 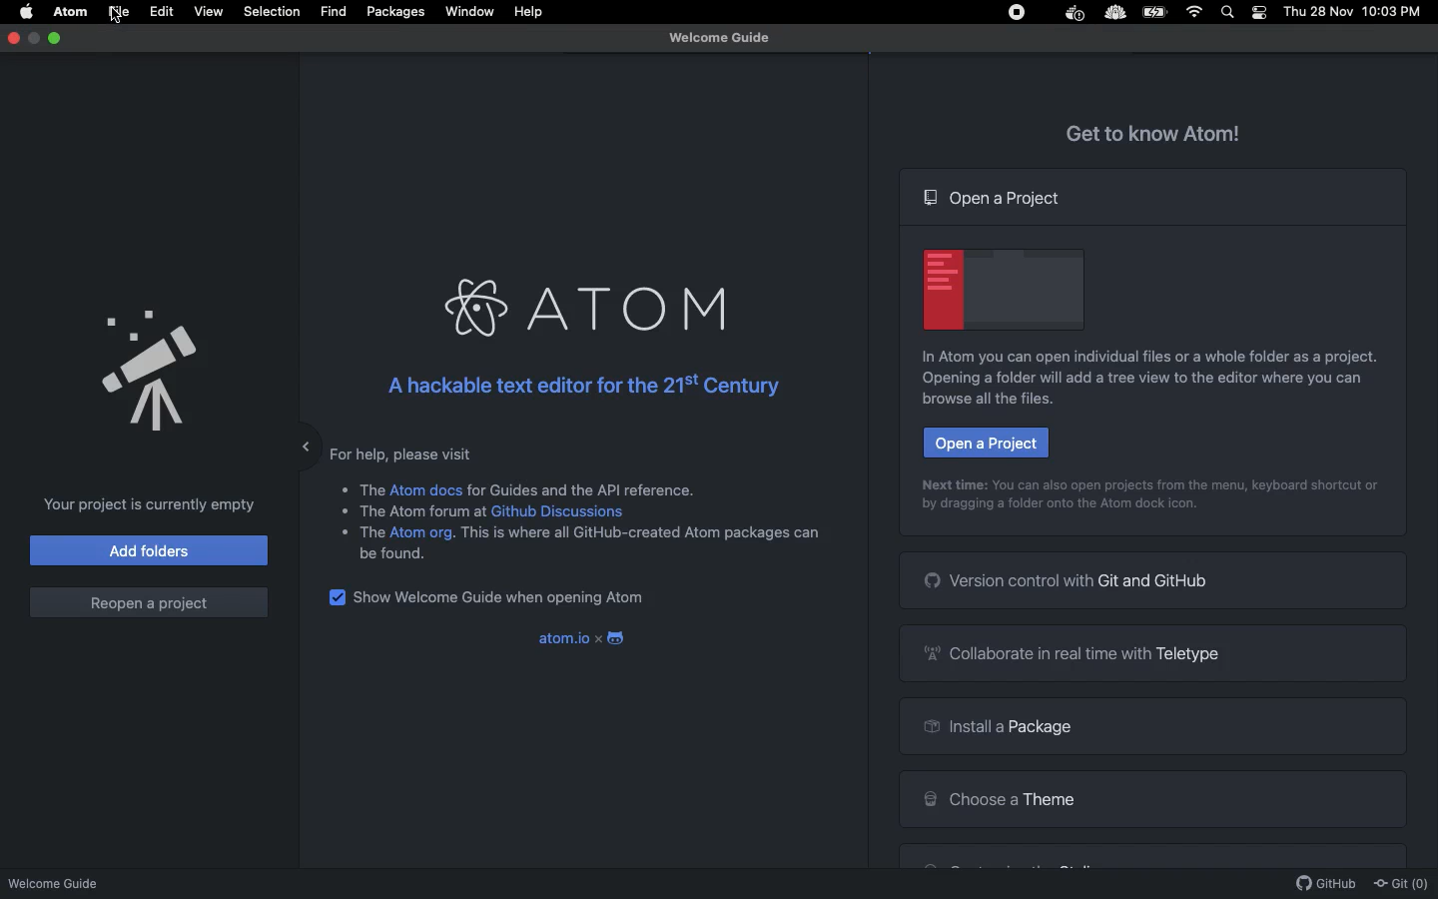 What do you see at coordinates (561, 638) in the screenshot?
I see `atom.io ` at bounding box center [561, 638].